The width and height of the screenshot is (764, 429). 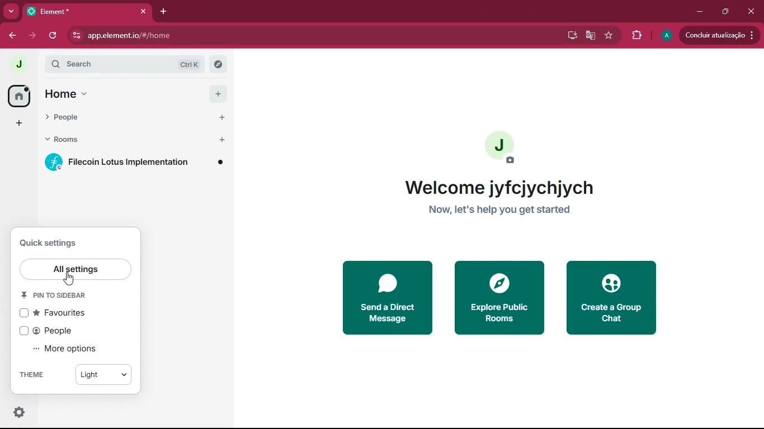 What do you see at coordinates (78, 11) in the screenshot?
I see `Element*` at bounding box center [78, 11].